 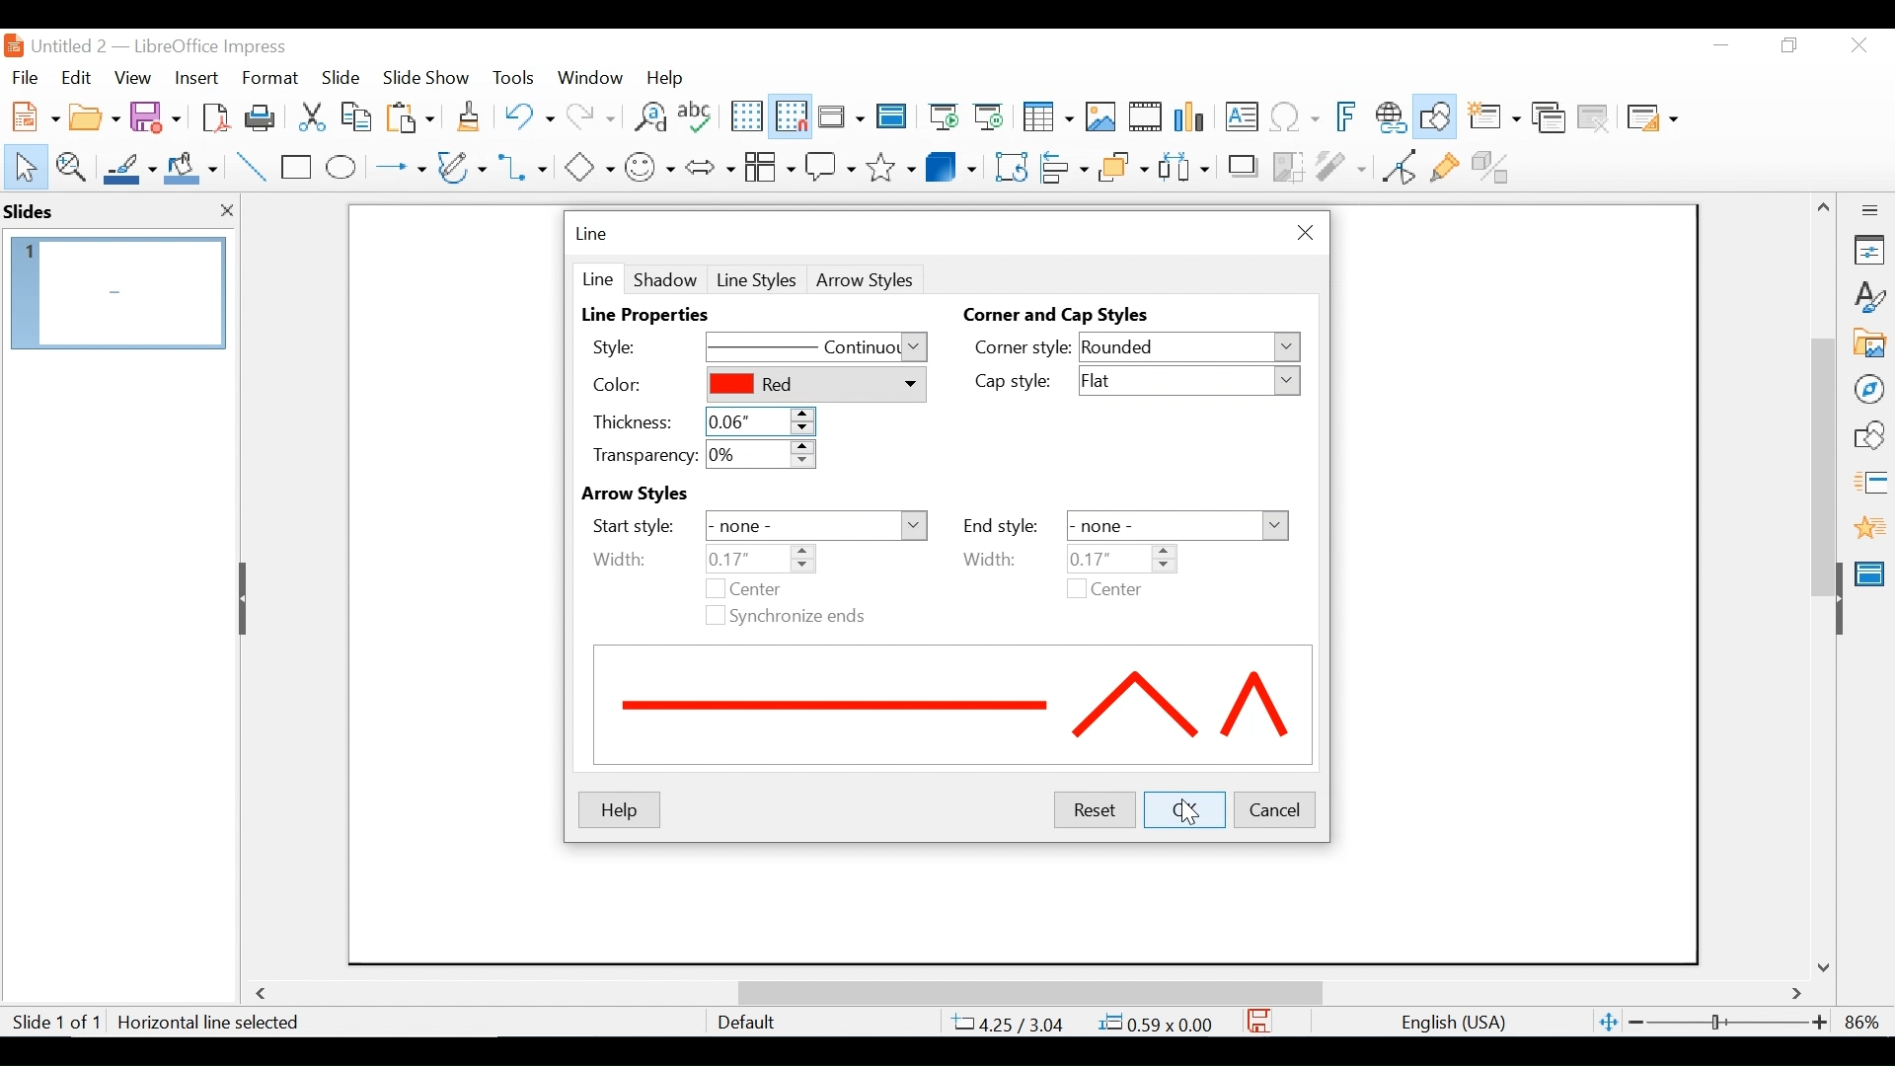 I want to click on Cursor, so click(x=1191, y=811).